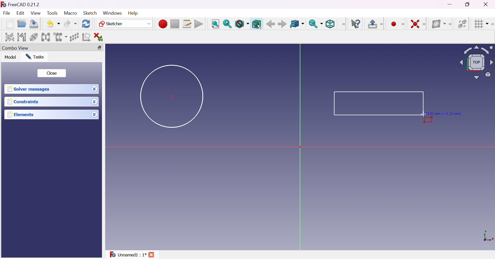 The width and height of the screenshot is (495, 259). Describe the element at coordinates (21, 14) in the screenshot. I see `Edit` at that location.